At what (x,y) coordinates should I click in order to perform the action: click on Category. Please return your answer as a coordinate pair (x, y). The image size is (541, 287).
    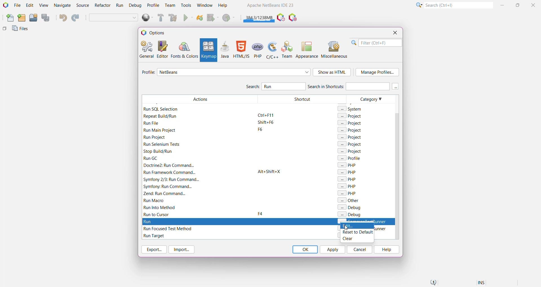
    Looking at the image, I should click on (369, 156).